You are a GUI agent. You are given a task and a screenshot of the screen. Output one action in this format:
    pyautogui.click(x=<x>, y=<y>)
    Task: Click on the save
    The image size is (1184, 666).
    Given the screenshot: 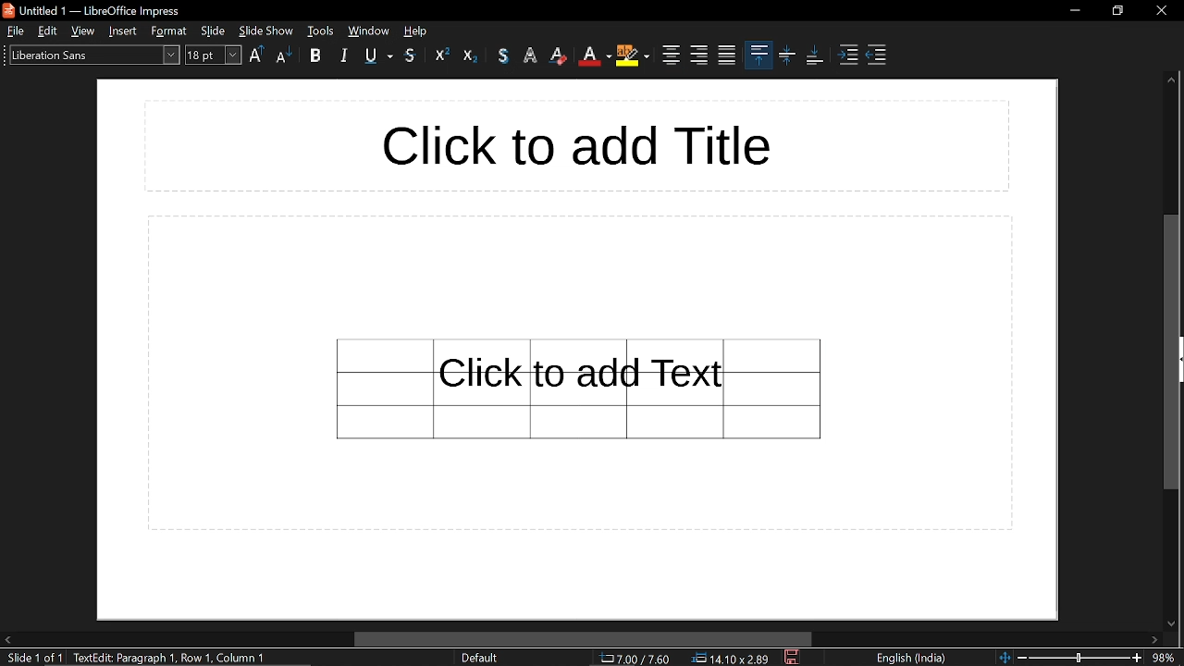 What is the action you would take?
    pyautogui.click(x=794, y=658)
    